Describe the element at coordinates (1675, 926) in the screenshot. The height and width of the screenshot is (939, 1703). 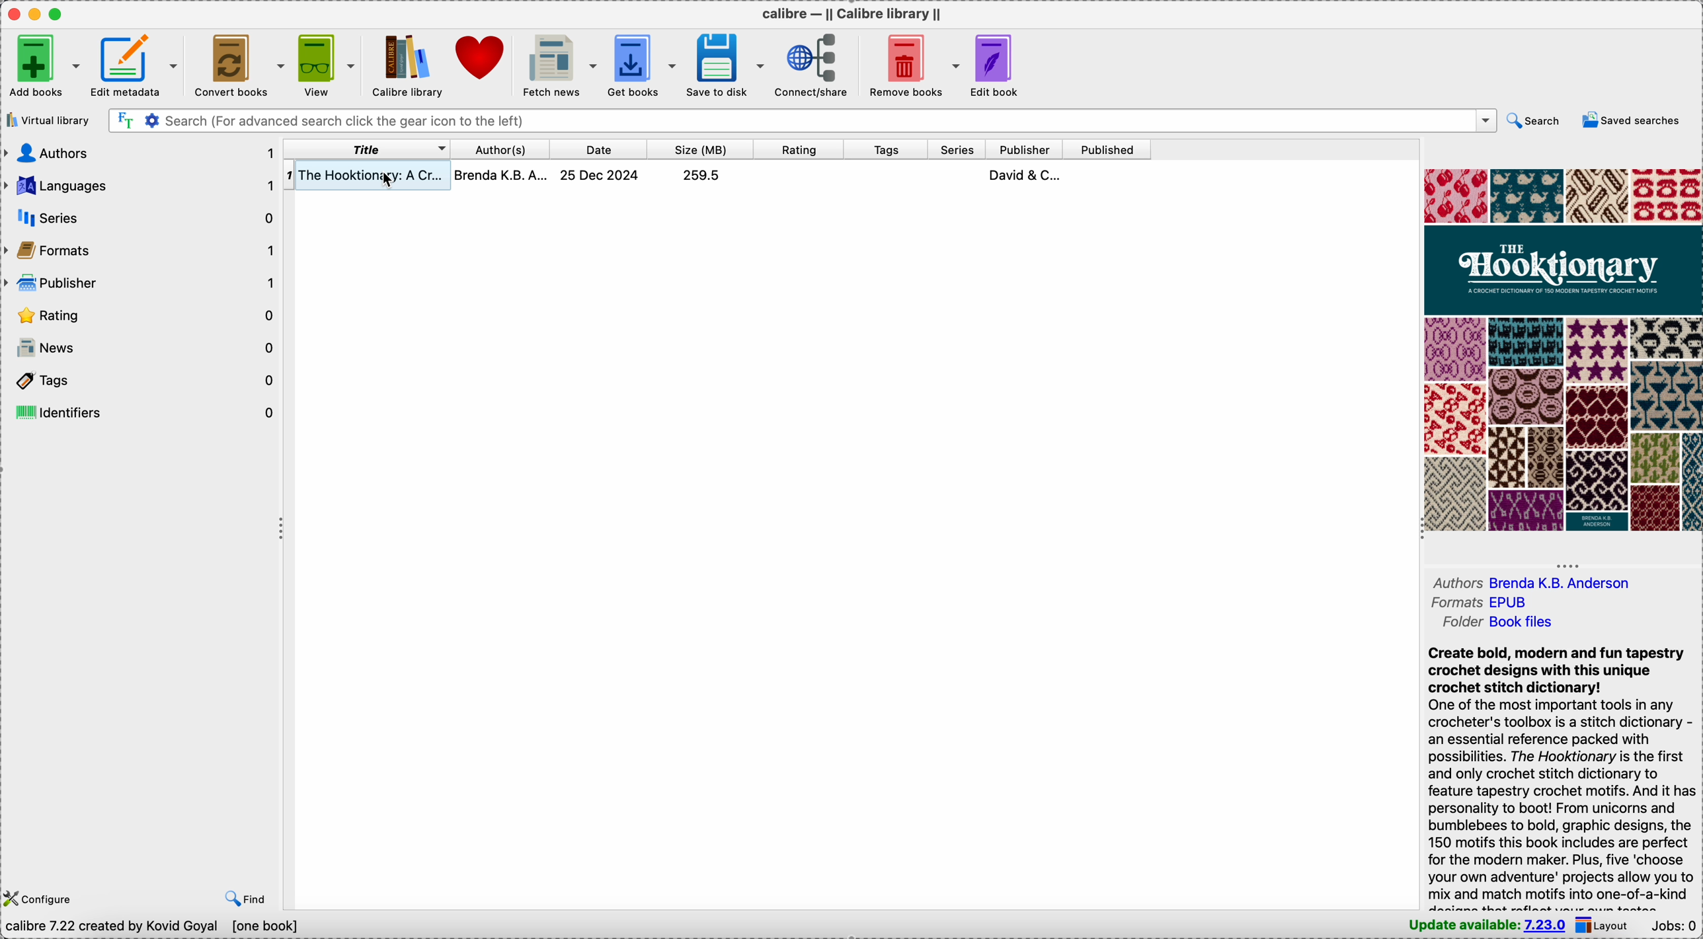
I see `Jobs: 0` at that location.